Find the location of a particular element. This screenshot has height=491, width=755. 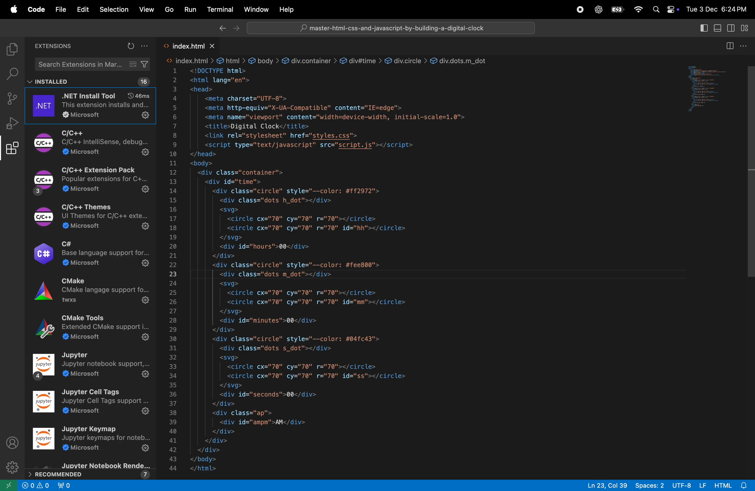

View is located at coordinates (146, 10).